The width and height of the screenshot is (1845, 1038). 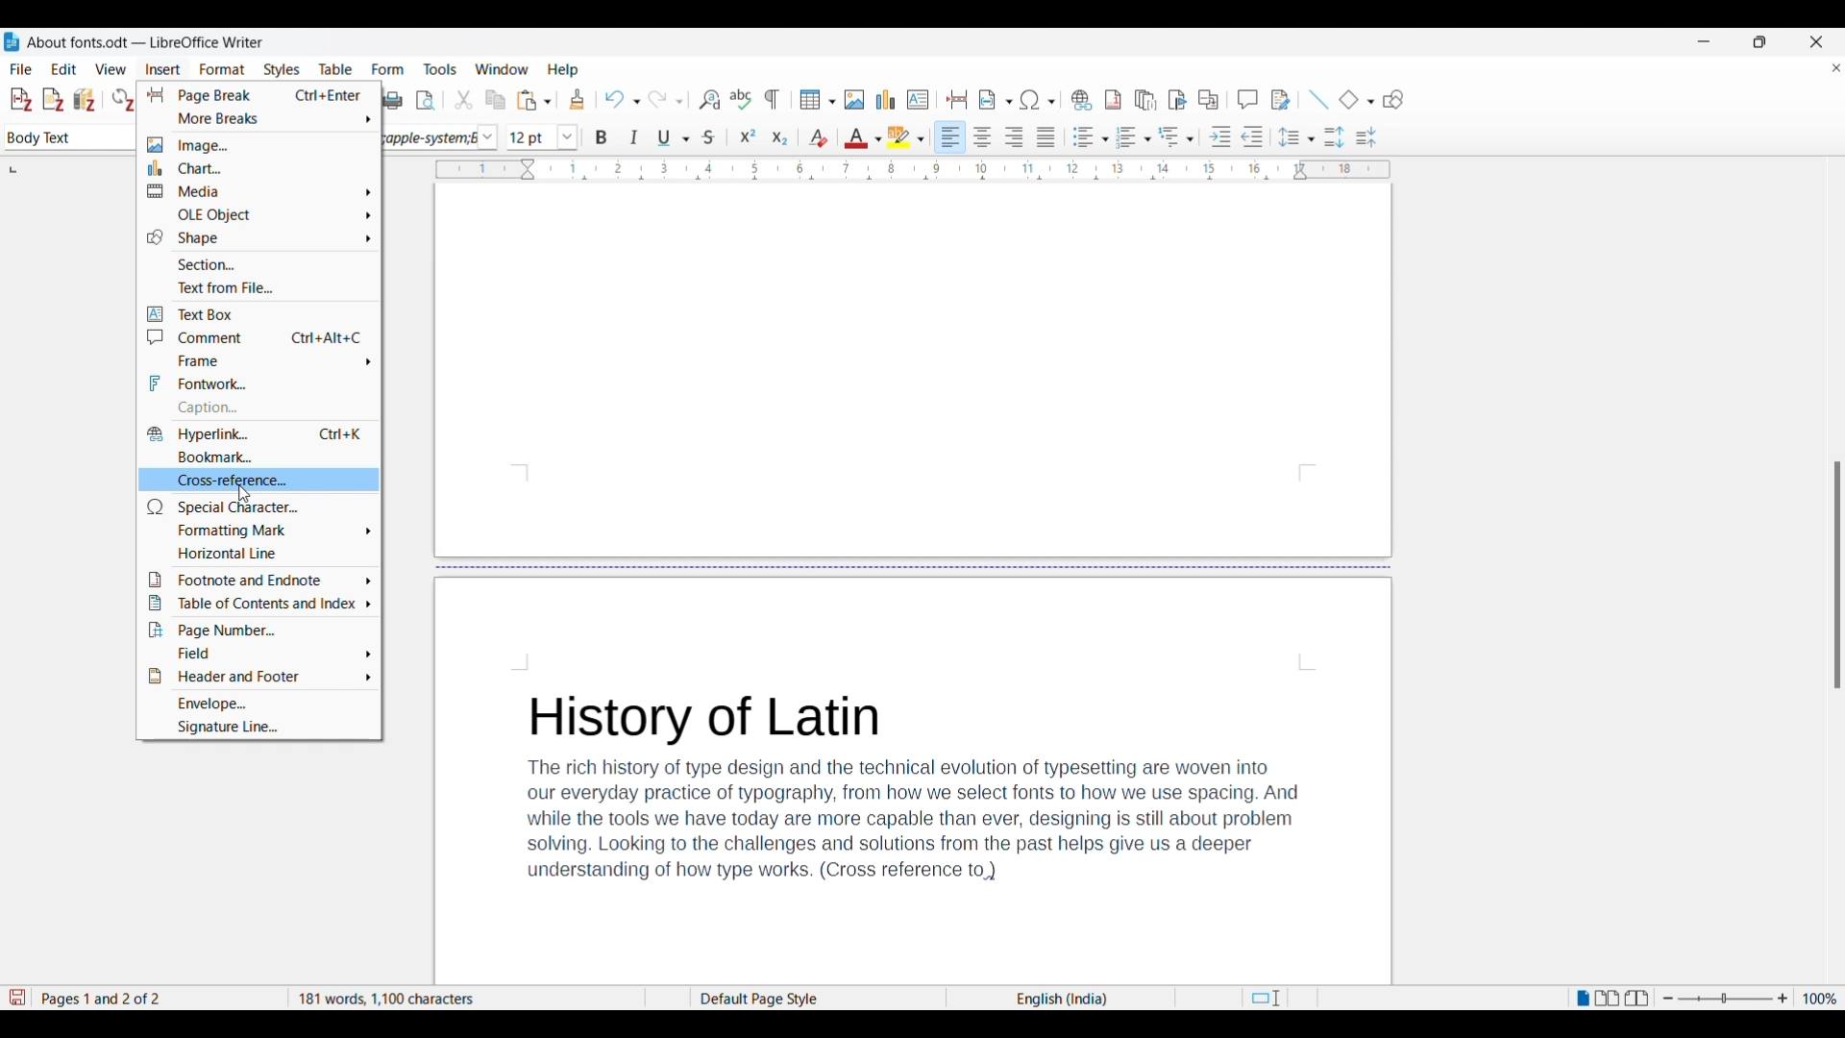 I want to click on Italics, so click(x=635, y=137).